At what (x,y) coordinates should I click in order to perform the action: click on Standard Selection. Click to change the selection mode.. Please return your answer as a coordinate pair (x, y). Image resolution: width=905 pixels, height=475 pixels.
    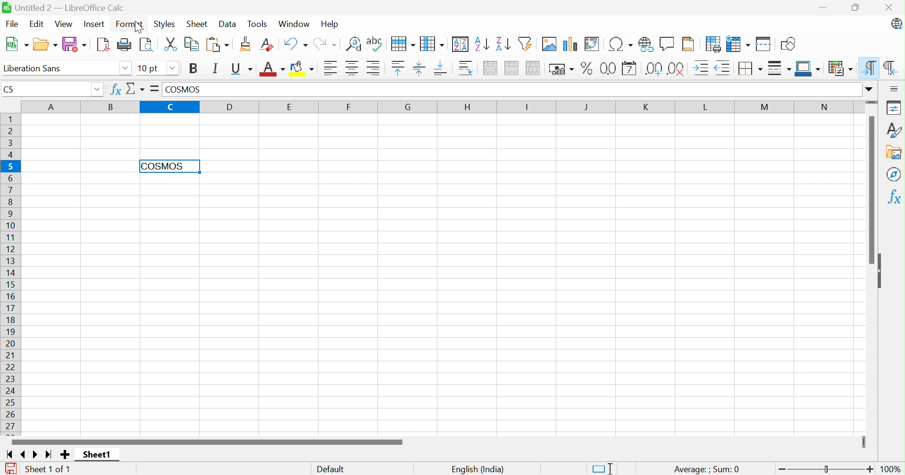
    Looking at the image, I should click on (605, 468).